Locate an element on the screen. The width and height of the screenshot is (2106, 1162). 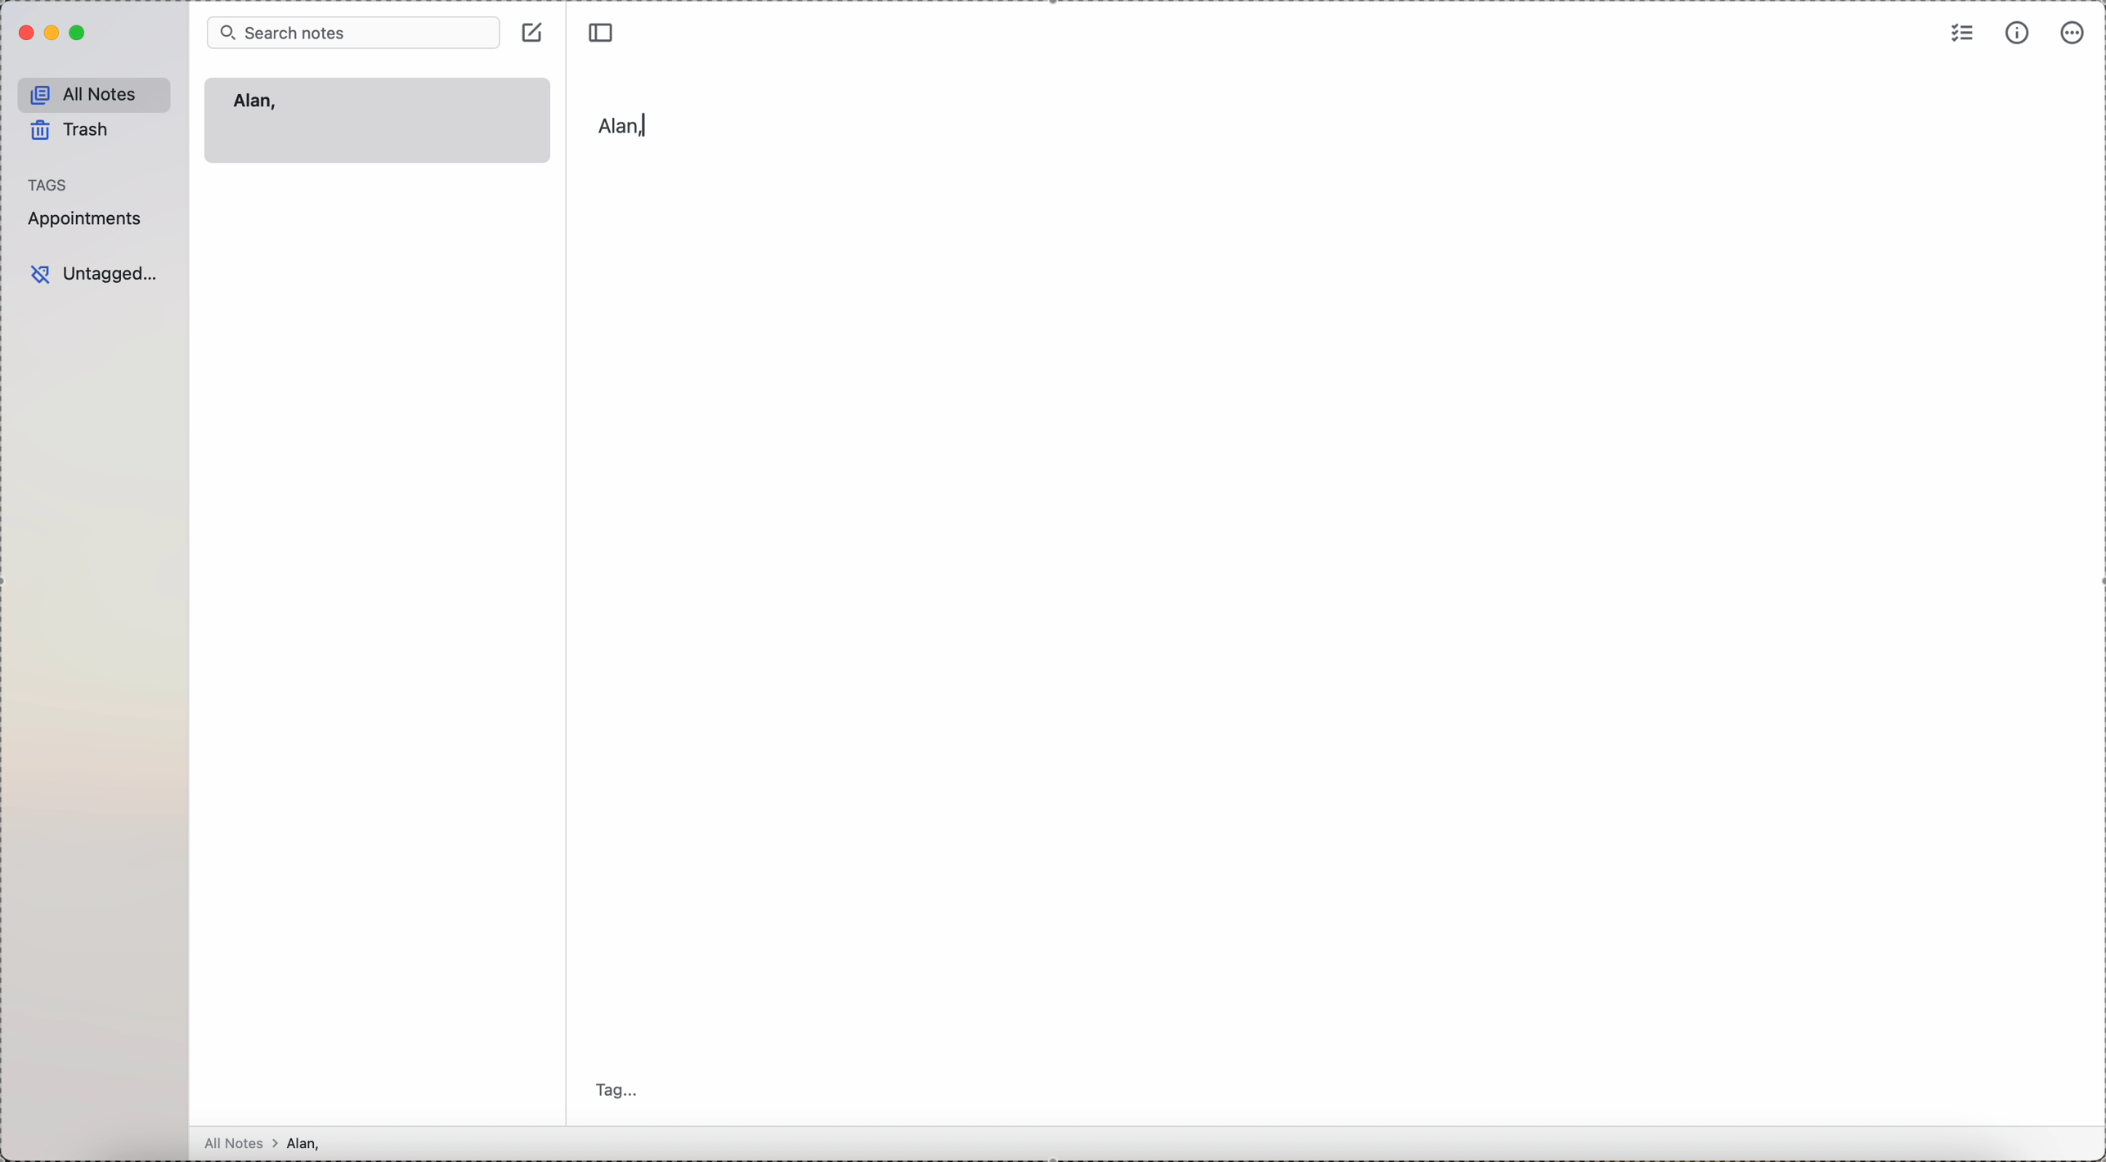
toggle sidebar is located at coordinates (603, 29).